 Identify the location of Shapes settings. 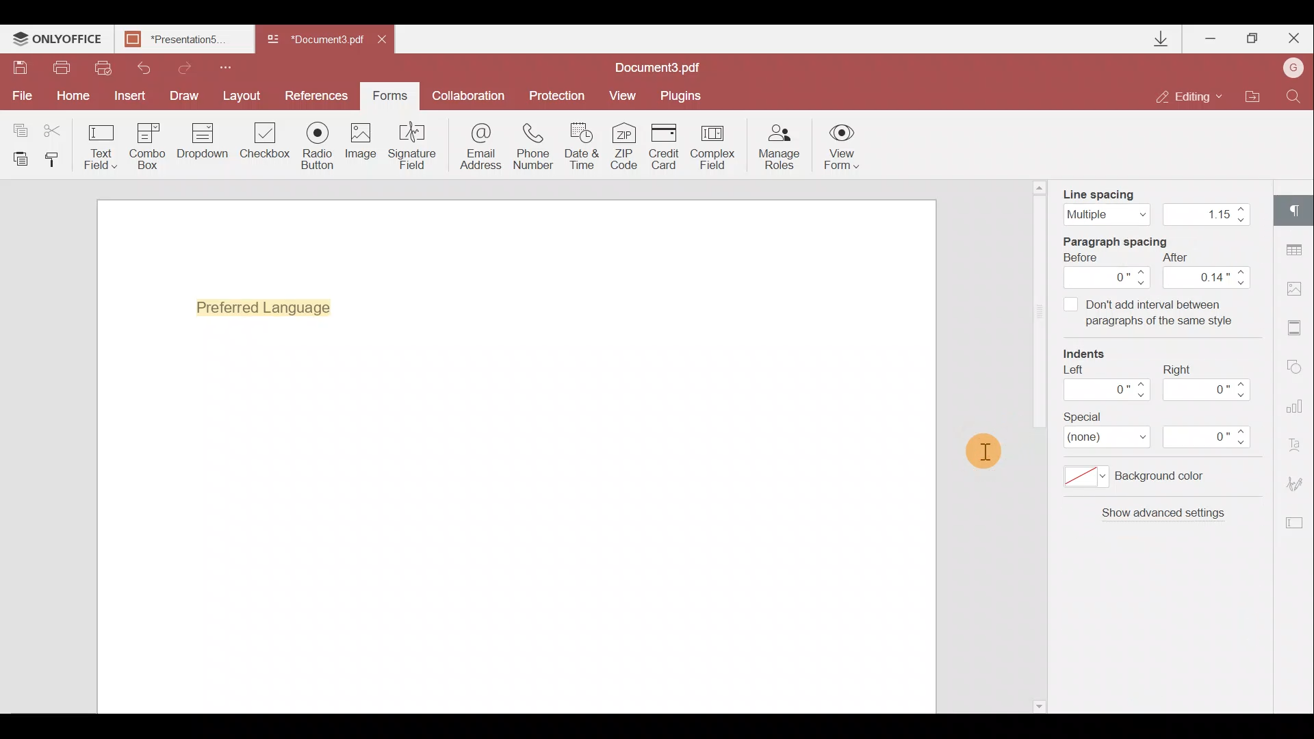
(1297, 369).